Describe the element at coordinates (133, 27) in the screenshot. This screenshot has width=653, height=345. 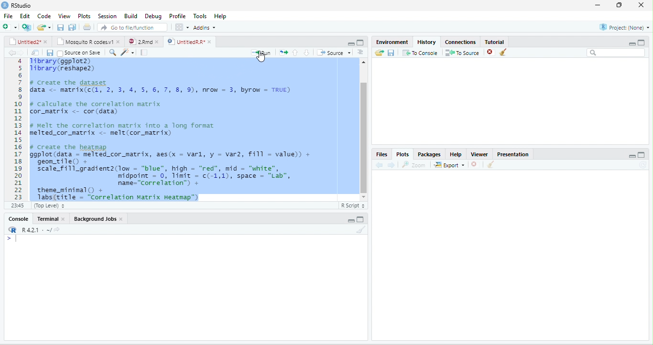
I see `go to file` at that location.